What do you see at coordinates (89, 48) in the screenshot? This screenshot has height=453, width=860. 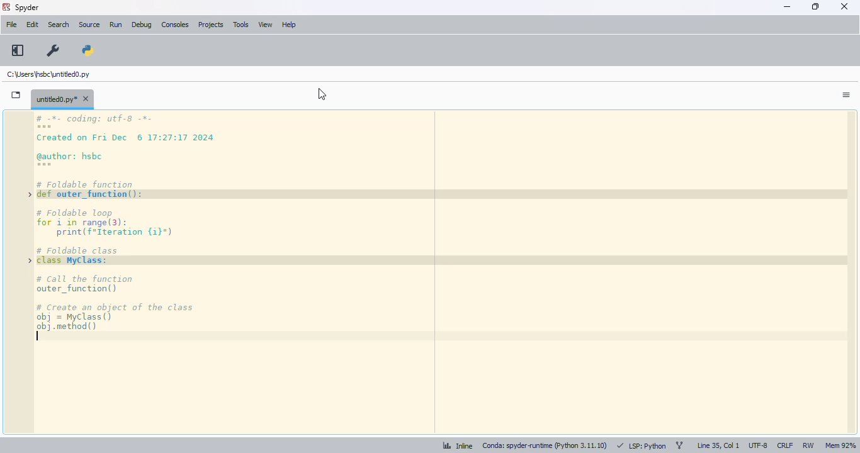 I see `PYTHONPATH manager` at bounding box center [89, 48].